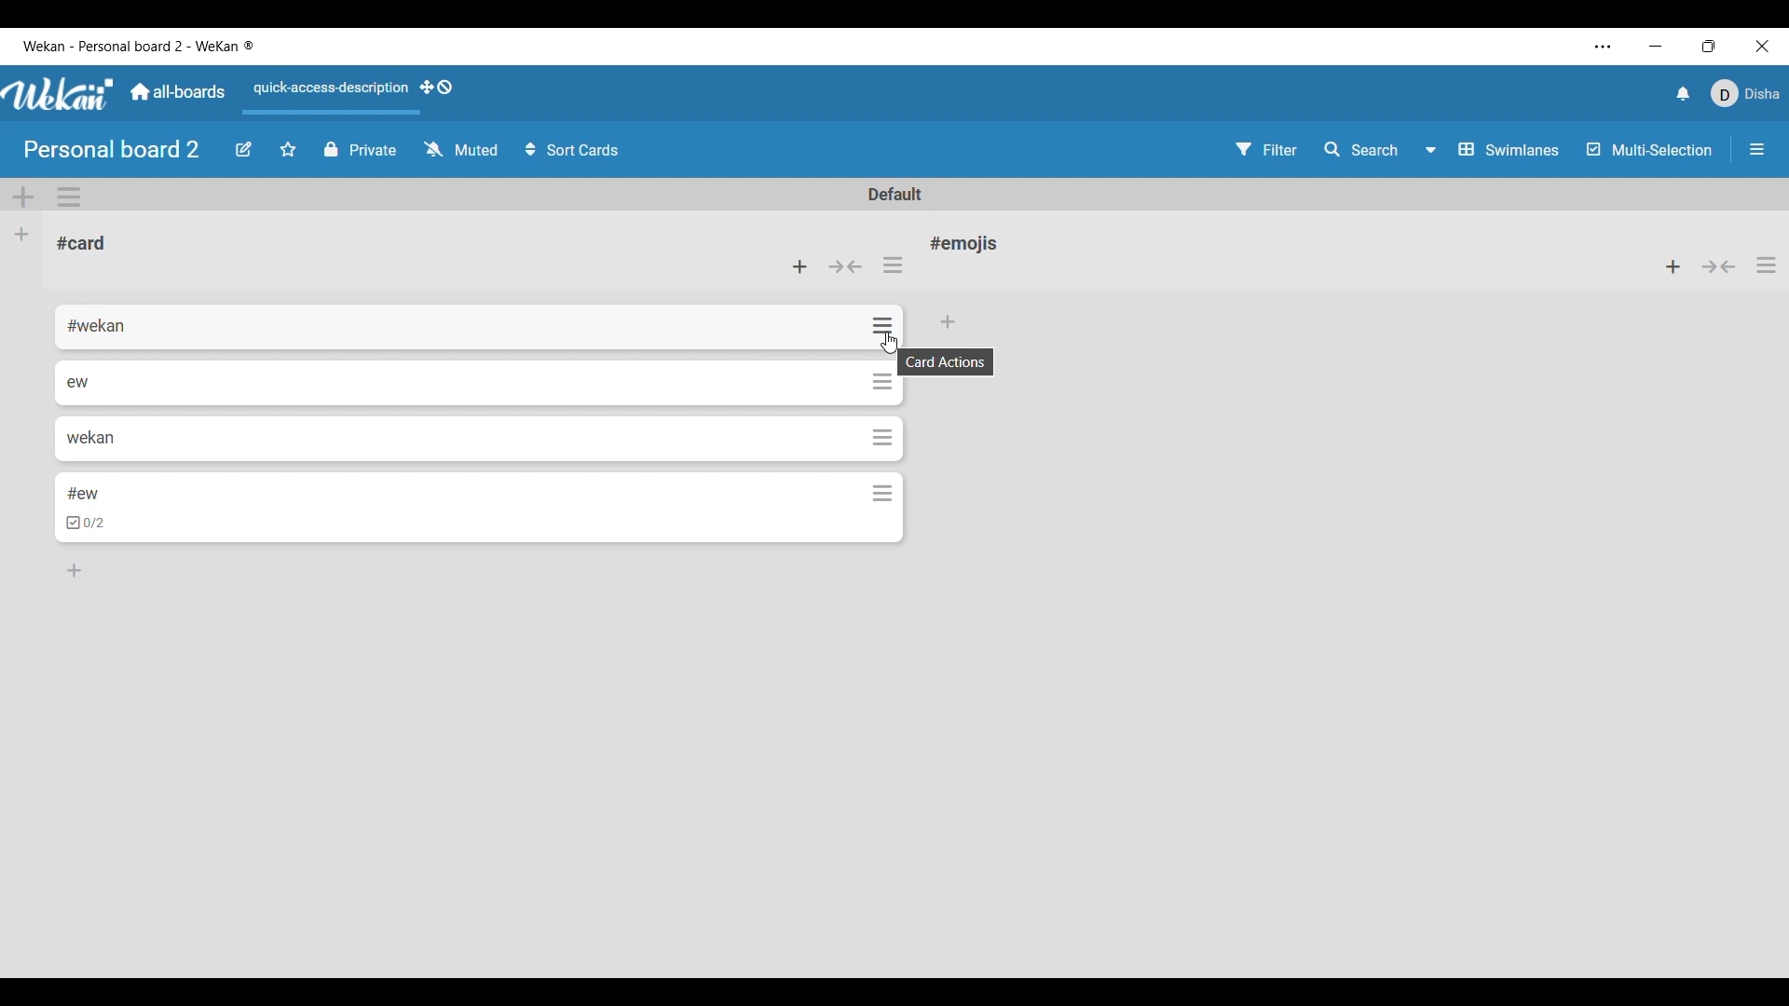 The width and height of the screenshot is (1789, 1006). What do you see at coordinates (1604, 47) in the screenshot?
I see `Settings and more` at bounding box center [1604, 47].